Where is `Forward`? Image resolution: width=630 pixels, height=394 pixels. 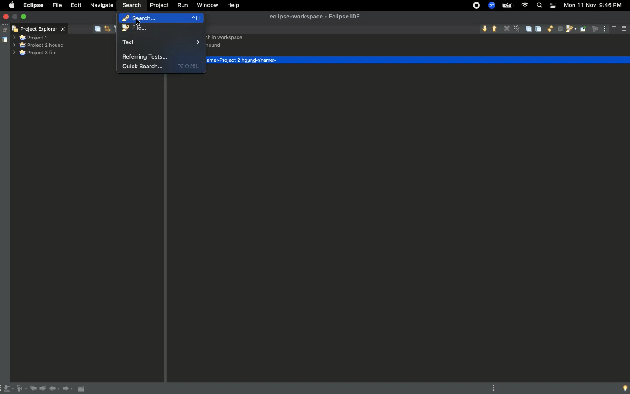
Forward is located at coordinates (68, 390).